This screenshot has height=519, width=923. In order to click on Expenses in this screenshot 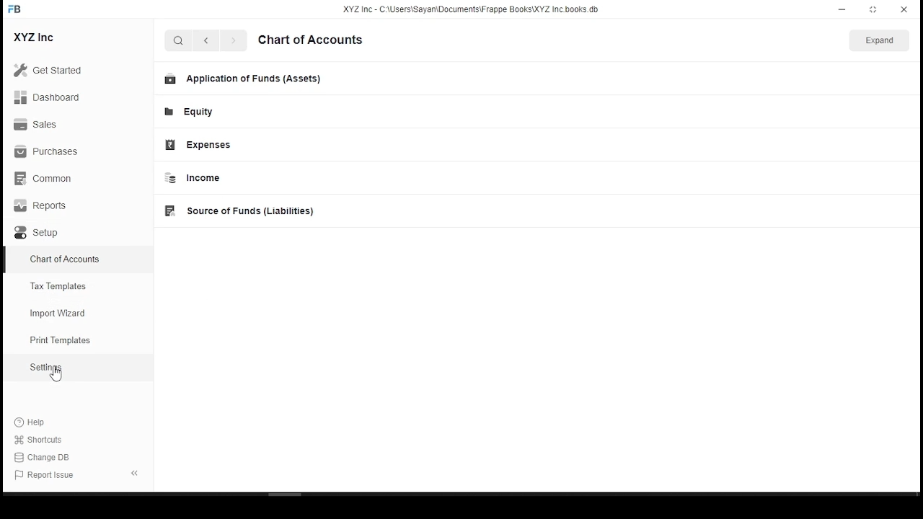, I will do `click(204, 146)`.